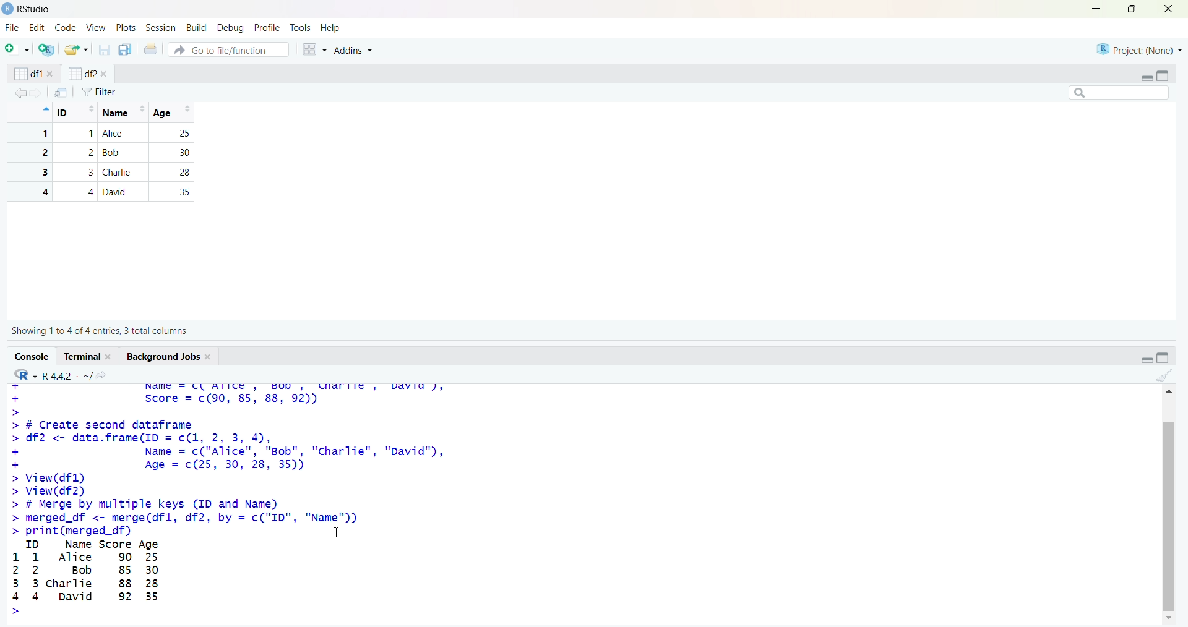 This screenshot has height=627, width=1188. What do you see at coordinates (229, 49) in the screenshot?
I see `Go to file/function` at bounding box center [229, 49].